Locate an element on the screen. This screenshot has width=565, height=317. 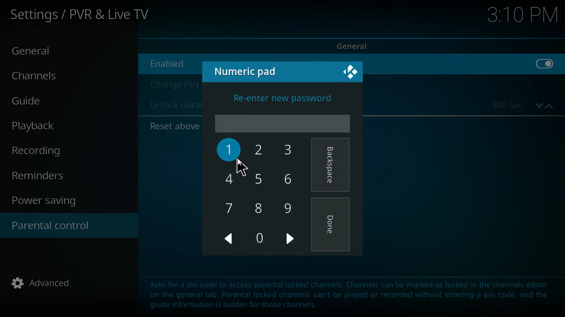
backspace is located at coordinates (331, 166).